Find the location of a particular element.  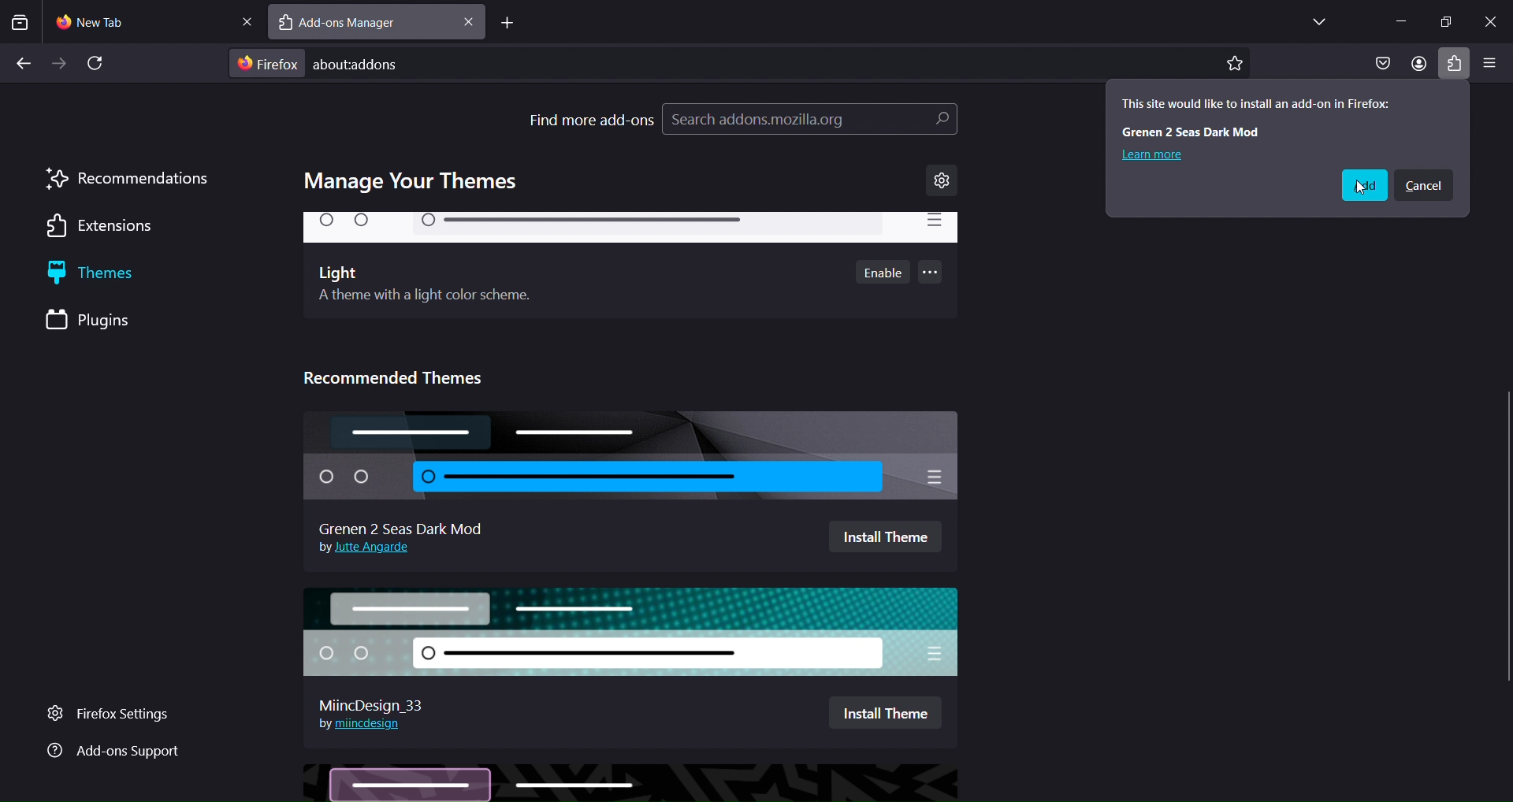

recommendations is located at coordinates (128, 179).